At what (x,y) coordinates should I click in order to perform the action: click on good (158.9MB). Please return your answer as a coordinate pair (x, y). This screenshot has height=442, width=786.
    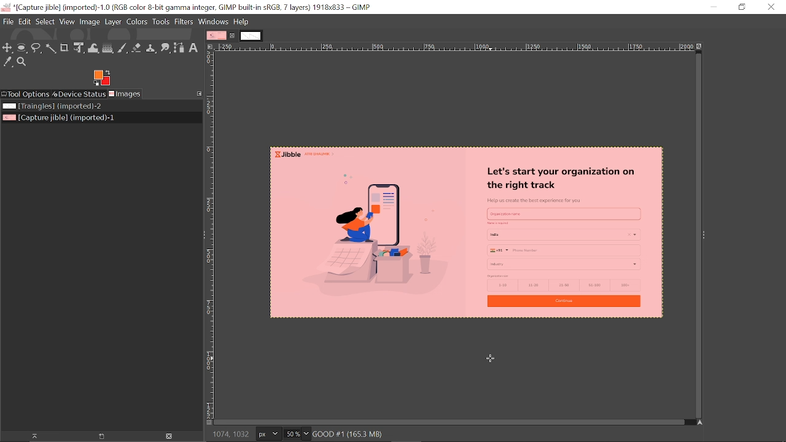
    Looking at the image, I should click on (359, 433).